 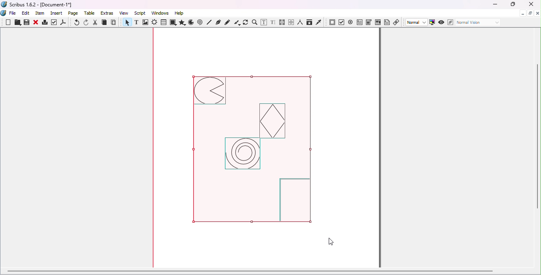 I want to click on Table, so click(x=163, y=23).